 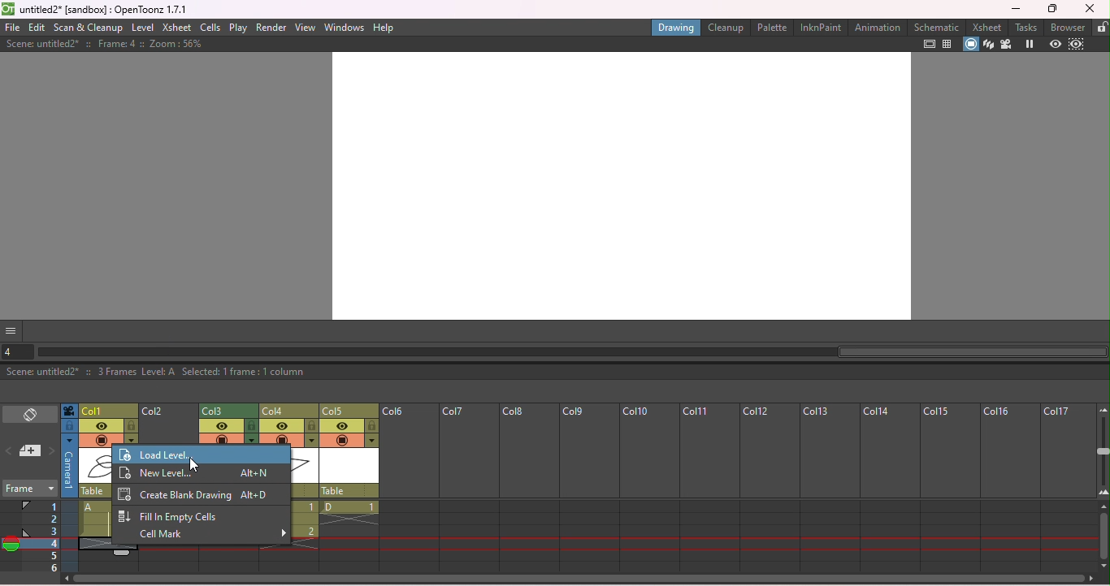 What do you see at coordinates (345, 26) in the screenshot?
I see `Windows` at bounding box center [345, 26].